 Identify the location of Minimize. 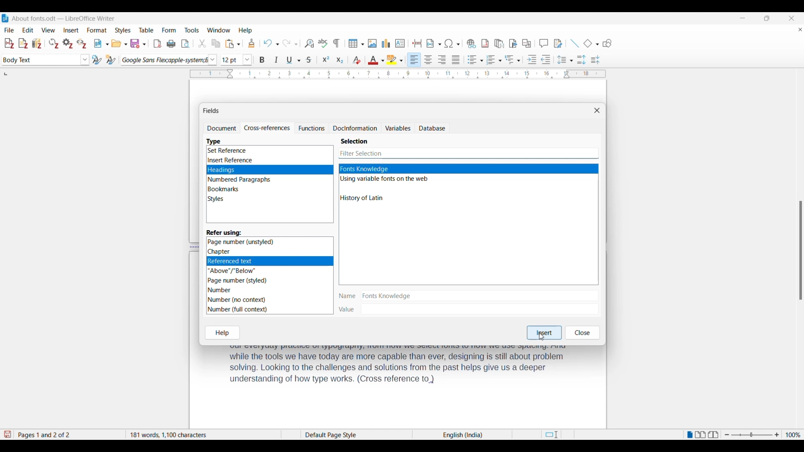
(742, 18).